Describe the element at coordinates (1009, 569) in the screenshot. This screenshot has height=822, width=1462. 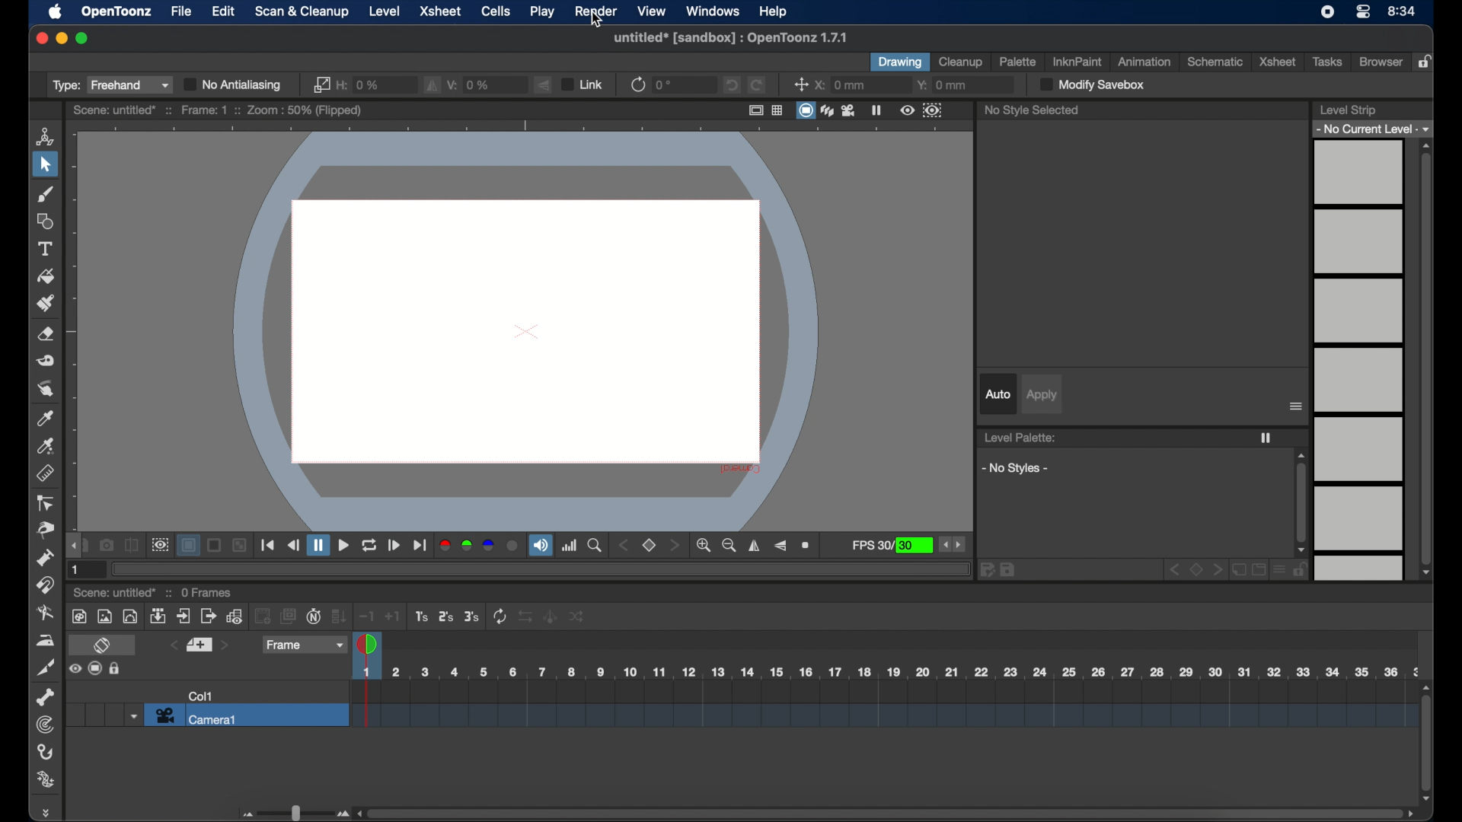
I see `` at that location.